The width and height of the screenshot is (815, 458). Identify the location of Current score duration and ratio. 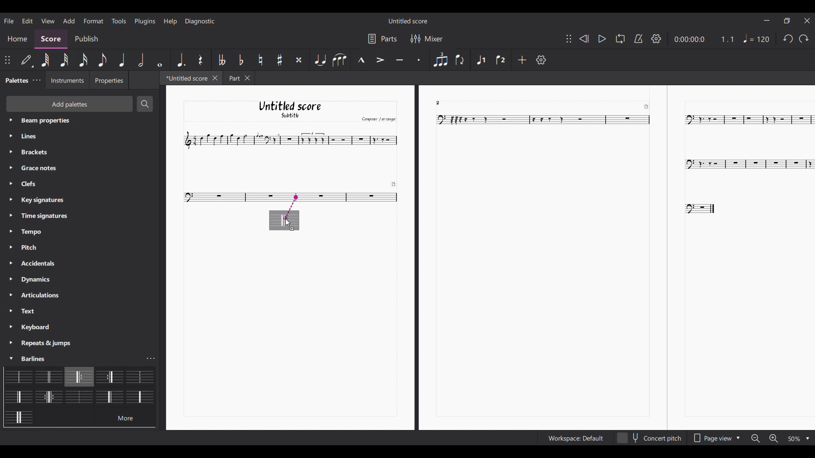
(704, 39).